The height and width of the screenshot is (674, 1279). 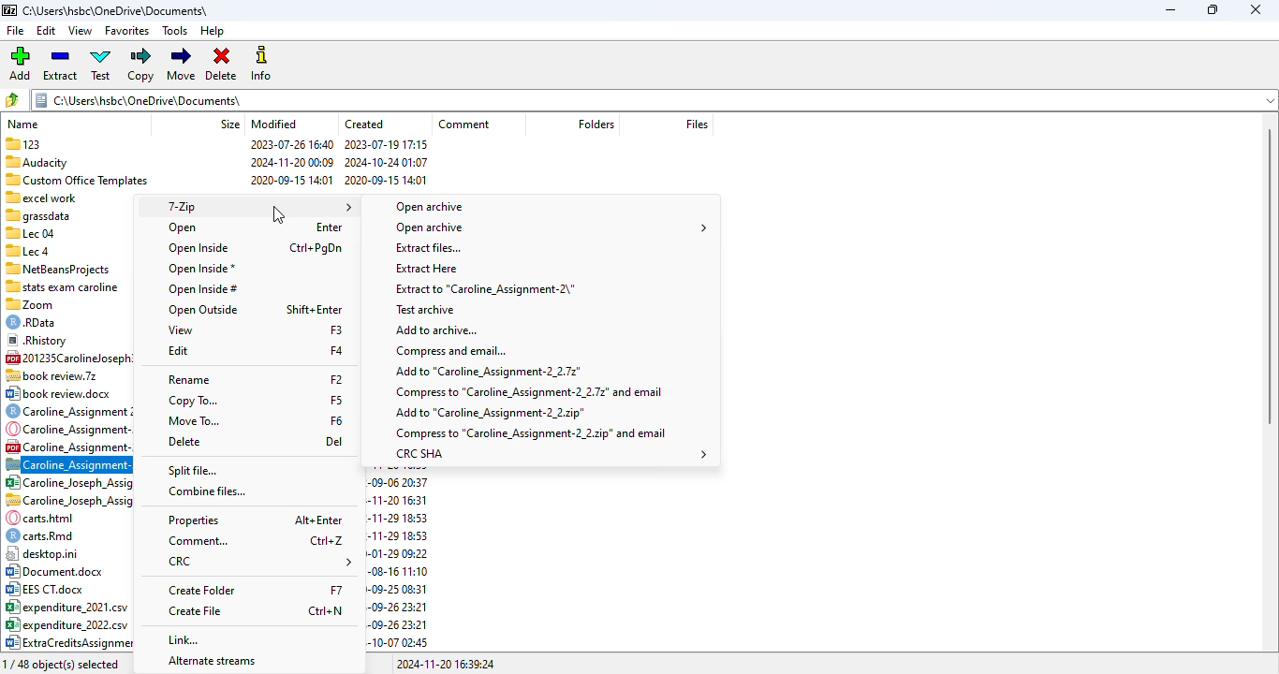 What do you see at coordinates (527, 392) in the screenshot?
I see `compress to .7z file and email` at bounding box center [527, 392].